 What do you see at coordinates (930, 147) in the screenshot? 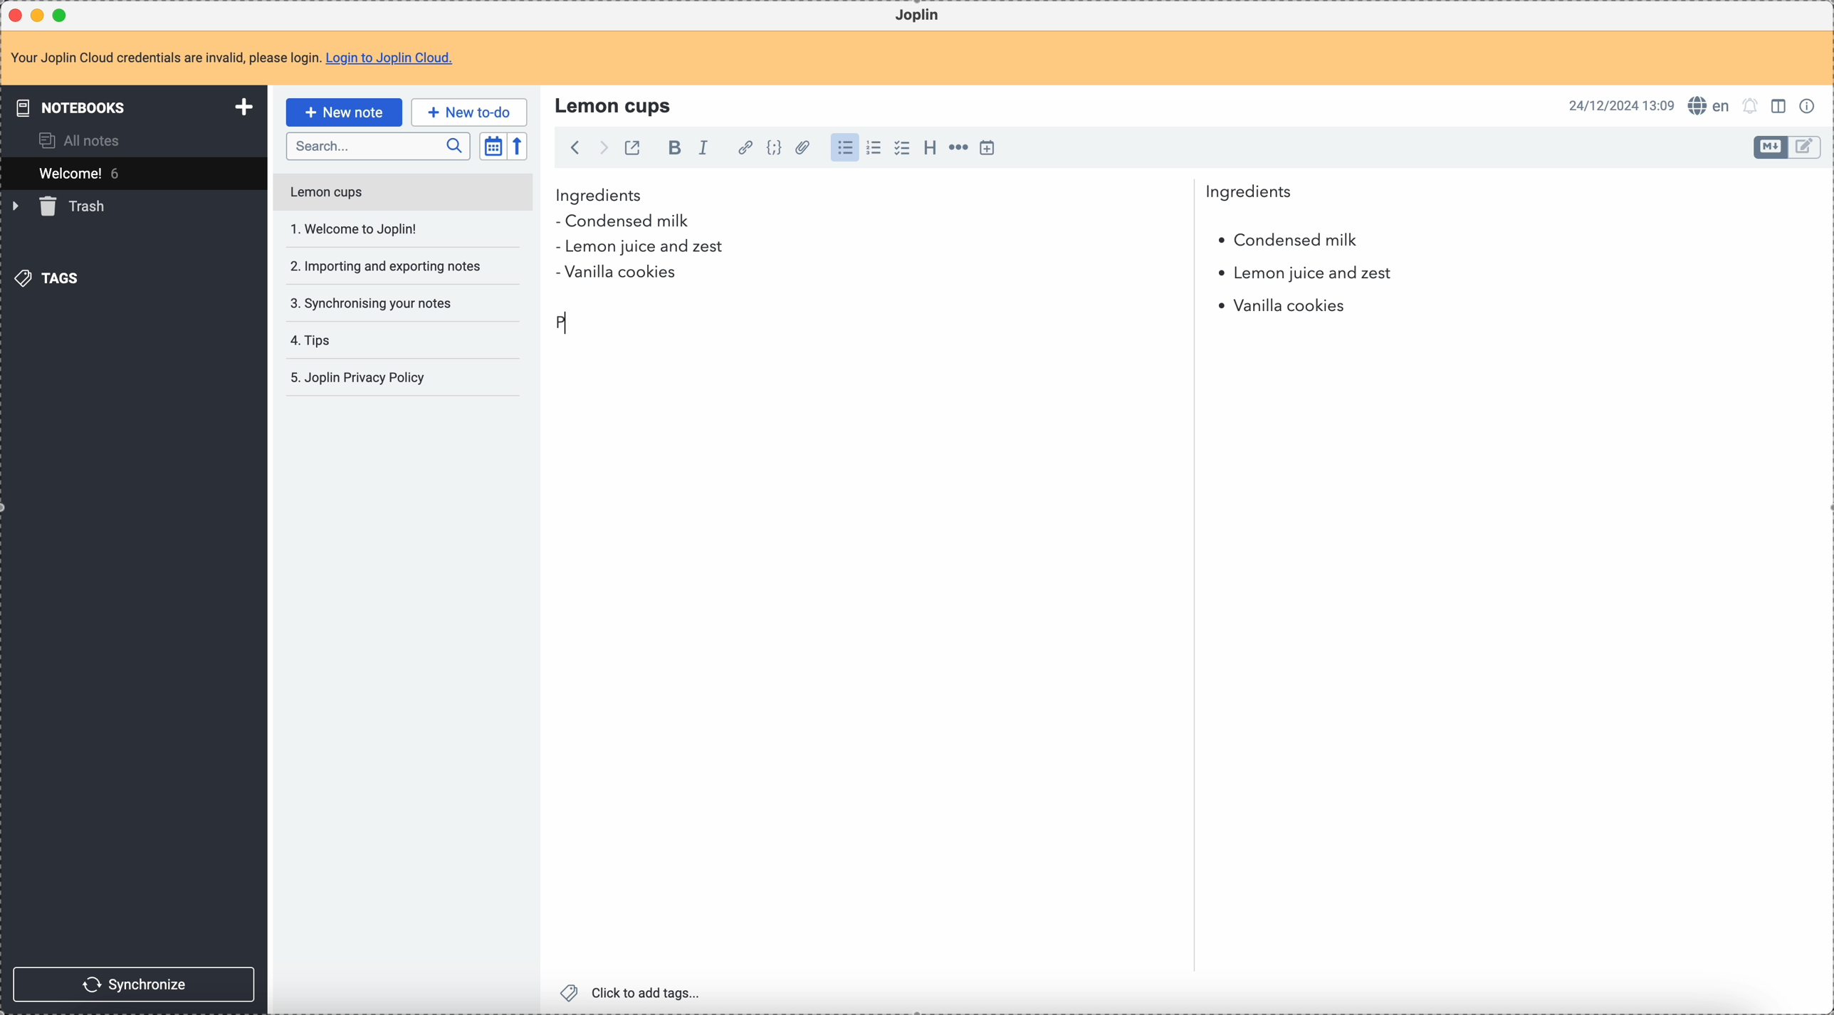
I see `heading` at bounding box center [930, 147].